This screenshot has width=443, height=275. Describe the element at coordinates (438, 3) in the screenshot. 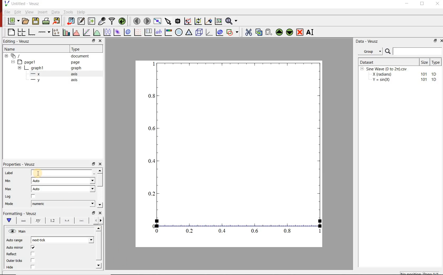

I see `Close` at that location.